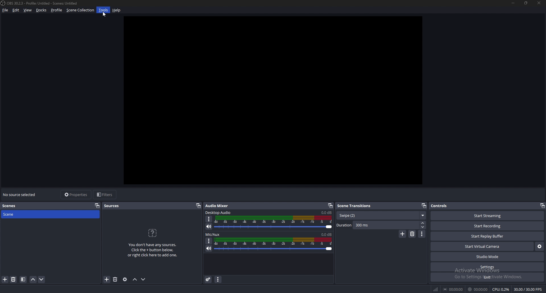 The width and height of the screenshot is (546, 293). I want to click on swipe, so click(381, 216).